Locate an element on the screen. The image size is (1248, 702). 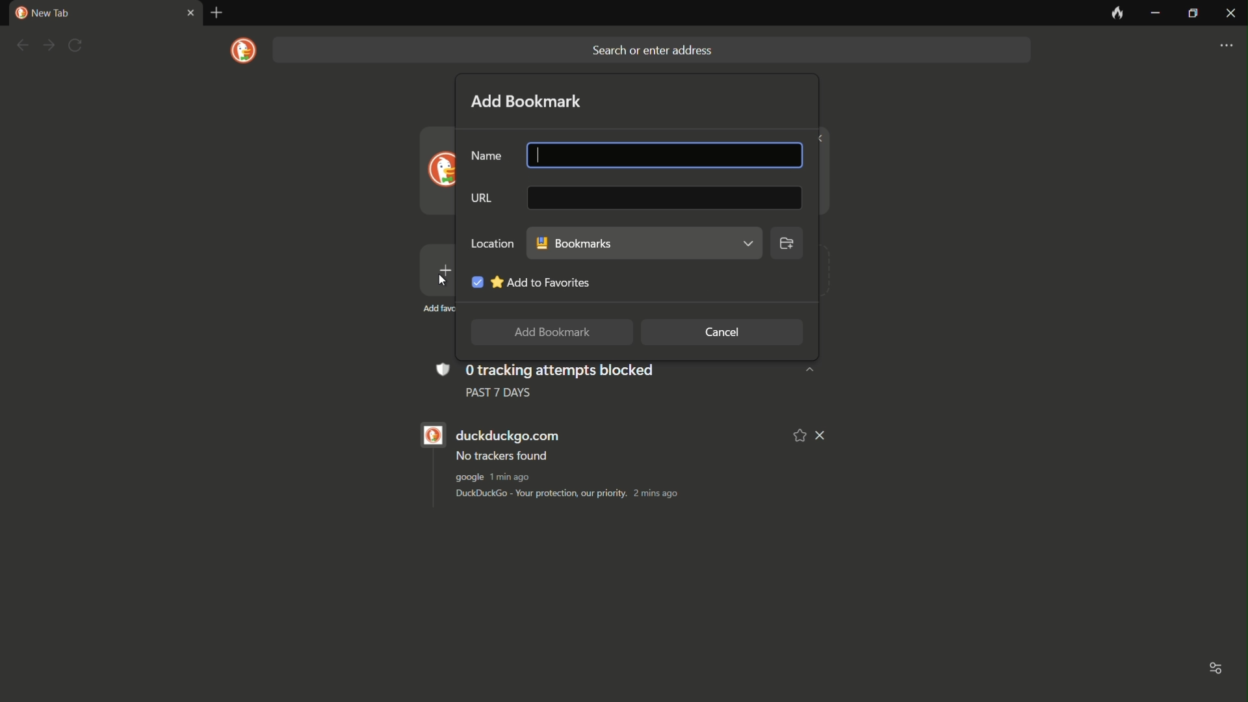
name is located at coordinates (487, 157).